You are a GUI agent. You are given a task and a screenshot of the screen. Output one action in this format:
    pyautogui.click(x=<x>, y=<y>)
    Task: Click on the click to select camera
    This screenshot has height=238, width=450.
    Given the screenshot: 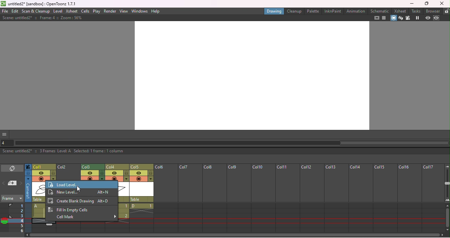 What is the action you would take?
    pyautogui.click(x=28, y=173)
    